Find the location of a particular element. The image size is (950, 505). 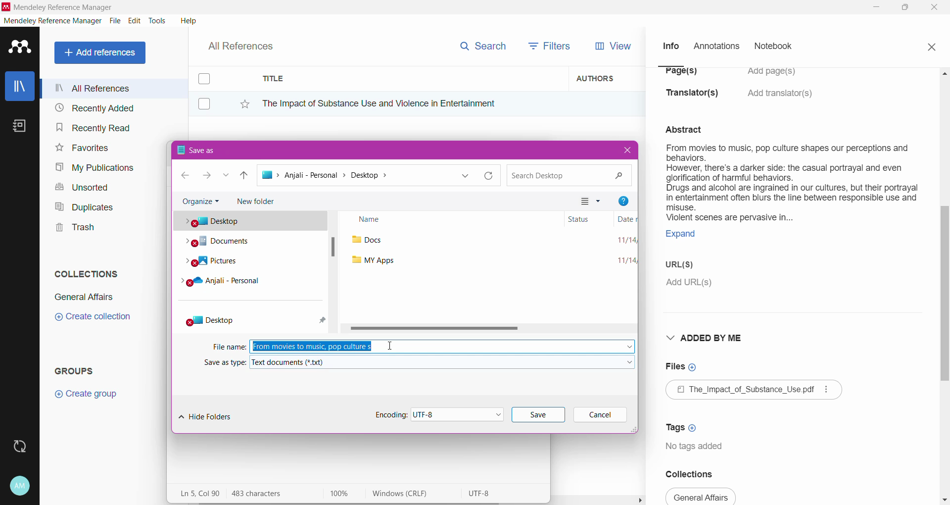

Close is located at coordinates (625, 151).